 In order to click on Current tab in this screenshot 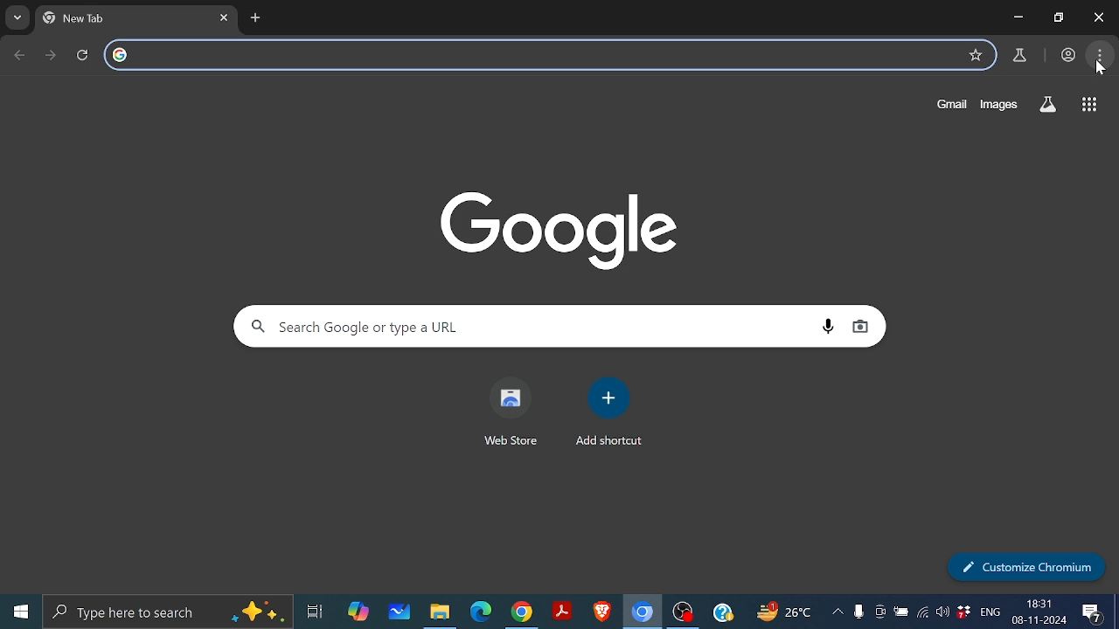, I will do `click(124, 18)`.